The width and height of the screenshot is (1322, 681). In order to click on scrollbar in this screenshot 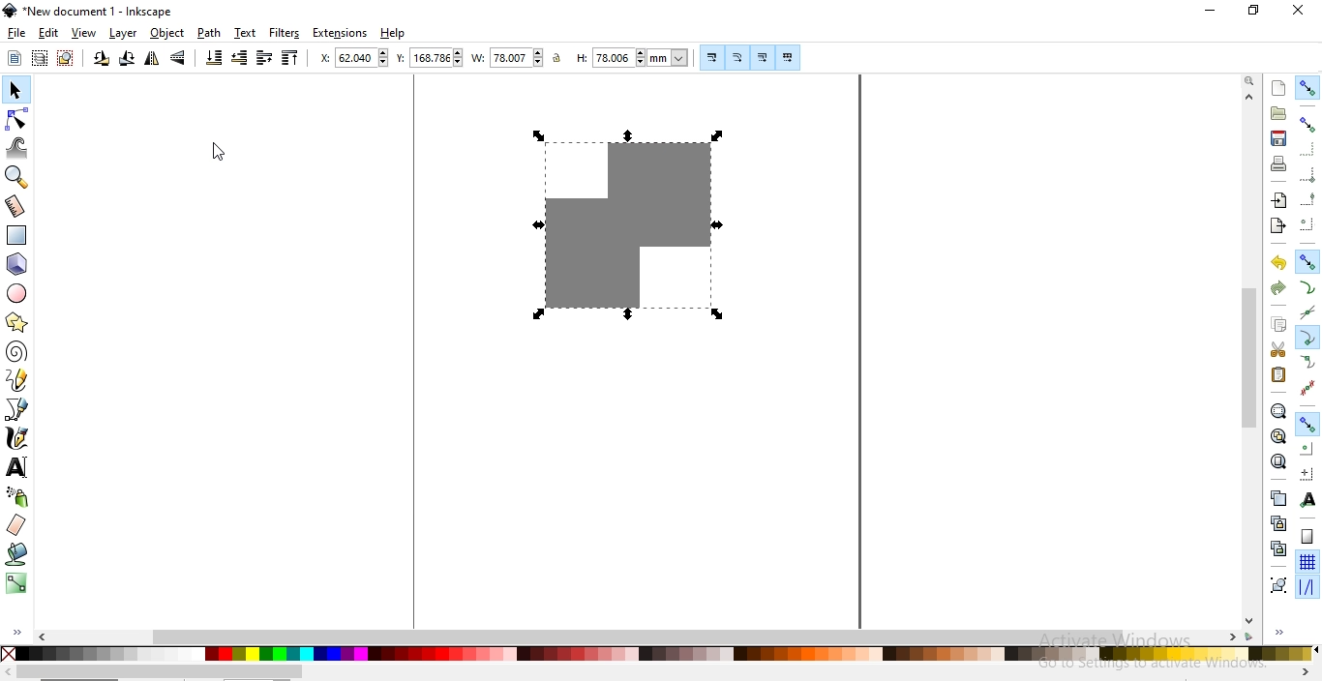, I will do `click(641, 636)`.